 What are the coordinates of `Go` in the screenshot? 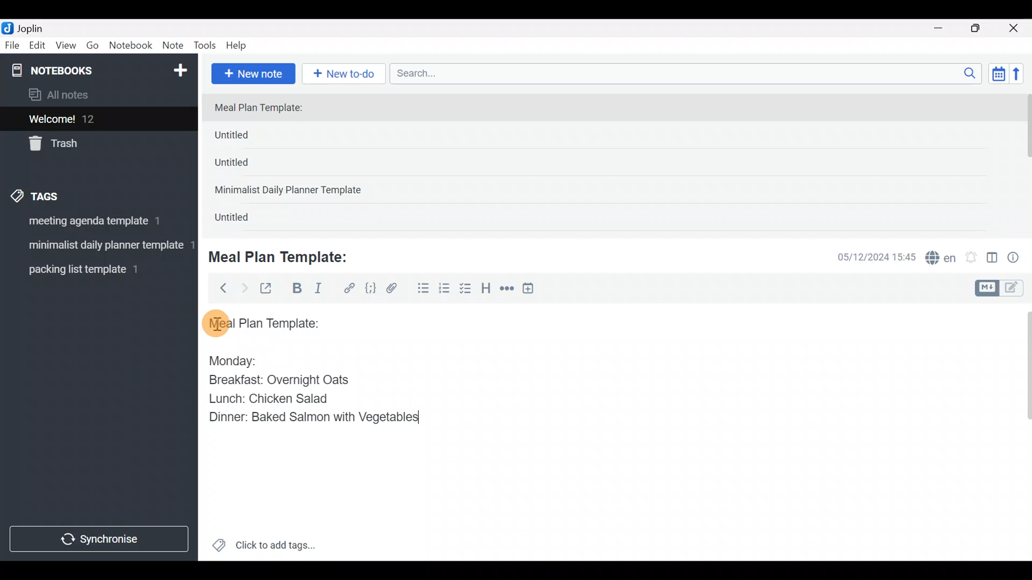 It's located at (92, 48).